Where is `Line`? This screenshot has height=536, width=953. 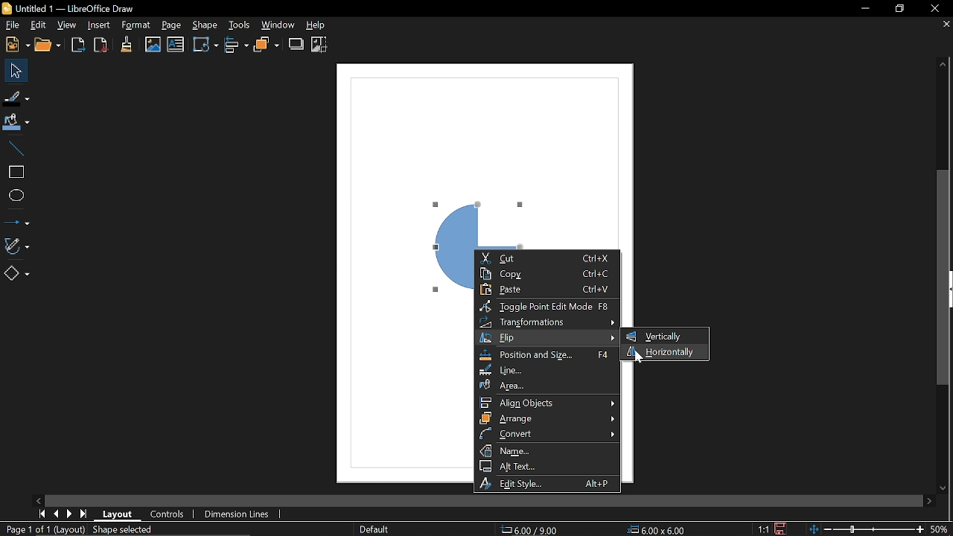
Line is located at coordinates (16, 148).